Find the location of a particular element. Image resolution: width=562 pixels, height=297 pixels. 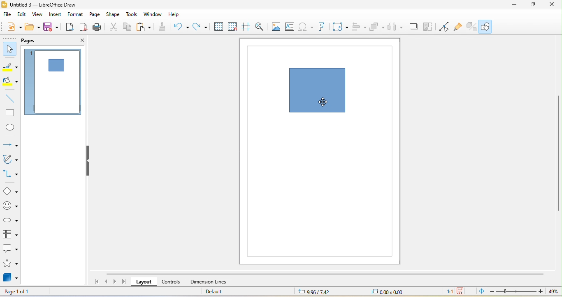

connectors is located at coordinates (11, 174).